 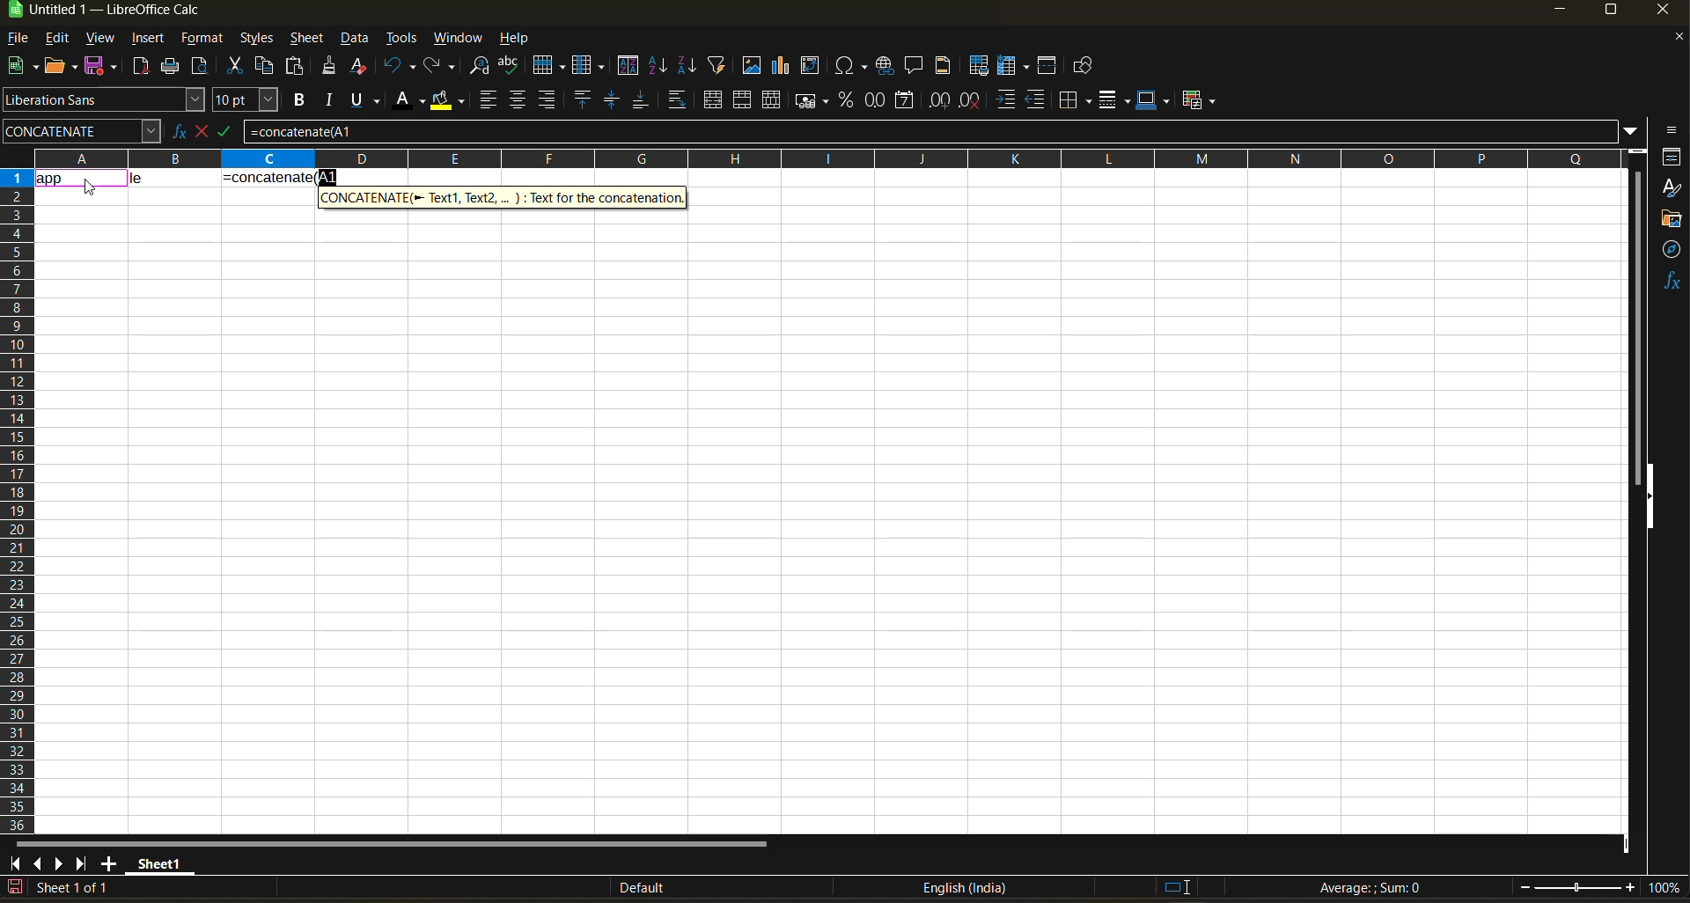 What do you see at coordinates (1154, 99) in the screenshot?
I see `border color` at bounding box center [1154, 99].